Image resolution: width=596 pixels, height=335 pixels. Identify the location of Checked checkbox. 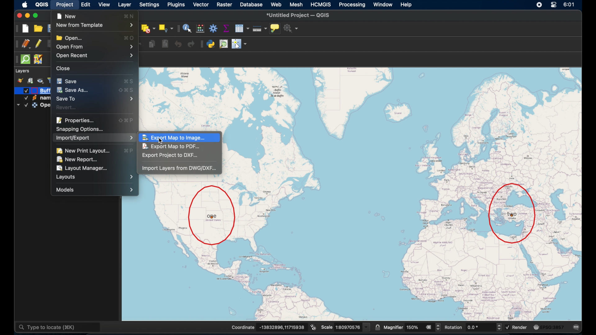
(26, 105).